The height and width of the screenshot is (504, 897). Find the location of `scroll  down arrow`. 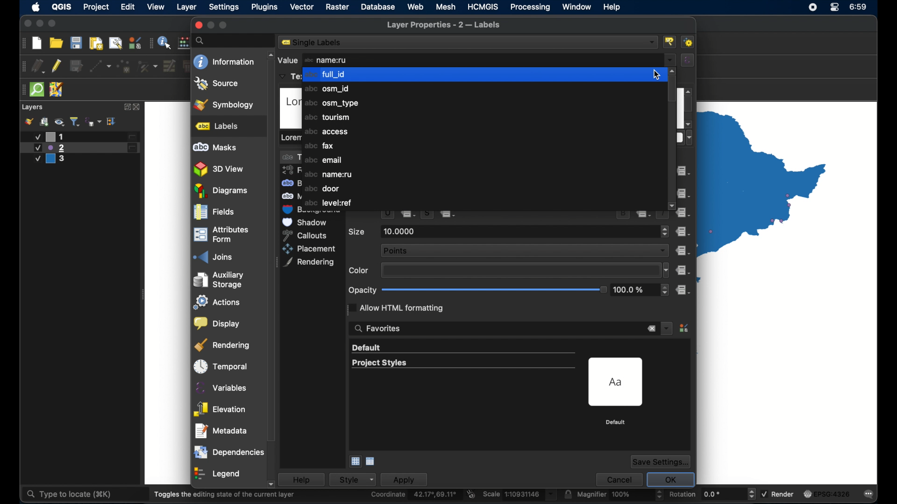

scroll  down arrow is located at coordinates (673, 206).